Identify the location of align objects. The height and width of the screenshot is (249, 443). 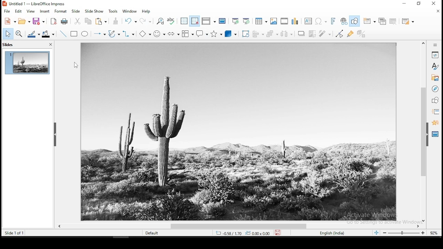
(259, 35).